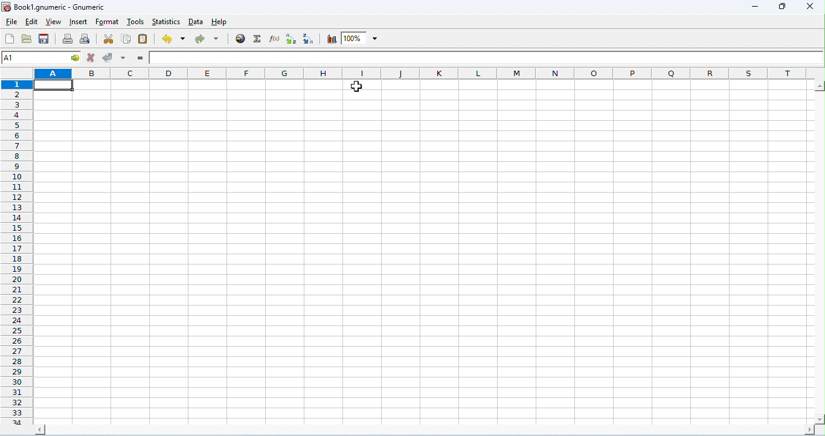  Describe the element at coordinates (27, 38) in the screenshot. I see `open` at that location.